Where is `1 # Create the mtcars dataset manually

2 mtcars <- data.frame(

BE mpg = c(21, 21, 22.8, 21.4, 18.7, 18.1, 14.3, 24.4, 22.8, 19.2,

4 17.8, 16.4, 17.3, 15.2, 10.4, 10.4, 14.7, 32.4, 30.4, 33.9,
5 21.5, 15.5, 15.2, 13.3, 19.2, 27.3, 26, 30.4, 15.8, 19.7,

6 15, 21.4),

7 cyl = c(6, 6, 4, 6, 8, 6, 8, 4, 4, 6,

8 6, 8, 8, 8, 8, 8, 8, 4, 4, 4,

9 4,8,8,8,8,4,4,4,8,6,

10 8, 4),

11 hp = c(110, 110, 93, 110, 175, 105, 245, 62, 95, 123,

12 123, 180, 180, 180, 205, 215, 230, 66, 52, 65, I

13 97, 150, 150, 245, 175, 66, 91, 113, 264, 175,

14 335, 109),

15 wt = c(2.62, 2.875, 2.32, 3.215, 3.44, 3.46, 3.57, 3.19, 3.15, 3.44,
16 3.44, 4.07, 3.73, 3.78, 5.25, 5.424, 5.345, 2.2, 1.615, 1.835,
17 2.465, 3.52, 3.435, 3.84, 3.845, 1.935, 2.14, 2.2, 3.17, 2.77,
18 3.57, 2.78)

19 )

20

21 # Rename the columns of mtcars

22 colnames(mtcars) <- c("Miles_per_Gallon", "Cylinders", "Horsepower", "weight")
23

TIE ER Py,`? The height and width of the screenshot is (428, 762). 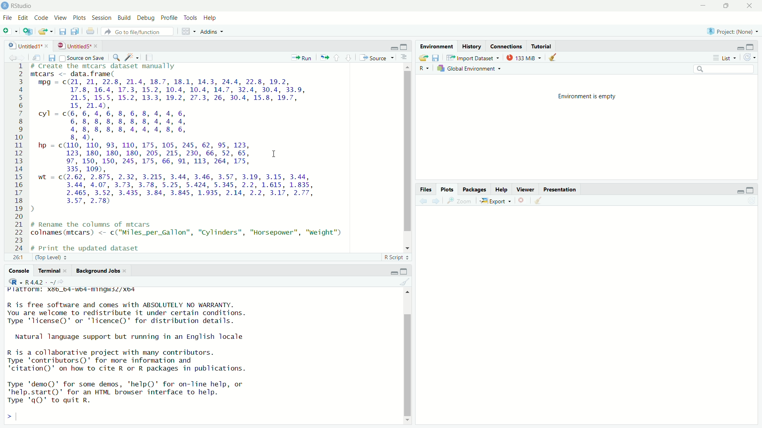
1 # Create the mtcars dataset manually

2 mtcars <- data.frame(

BE mpg = c(21, 21, 22.8, 21.4, 18.7, 18.1, 14.3, 24.4, 22.8, 19.2,

4 17.8, 16.4, 17.3, 15.2, 10.4, 10.4, 14.7, 32.4, 30.4, 33.9,
5 21.5, 15.5, 15.2, 13.3, 19.2, 27.3, 26, 30.4, 15.8, 19.7,

6 15, 21.4),

7 cyl = c(6, 6, 4, 6, 8, 6, 8, 4, 4, 6,

8 6, 8, 8, 8, 8, 8, 8, 4, 4, 4,

9 4,8,8,8,8,4,4,4,8,6,

10 8, 4),

11 hp = c(110, 110, 93, 110, 175, 105, 245, 62, 95, 123,

12 123, 180, 180, 180, 205, 215, 230, 66, 52, 65, I

13 97, 150, 150, 245, 175, 66, 91, 113, 264, 175,

14 335, 109),

15 wt = c(2.62, 2.875, 2.32, 3.215, 3.44, 3.46, 3.57, 3.19, 3.15, 3.44,
16 3.44, 4.07, 3.73, 3.78, 5.25, 5.424, 5.345, 2.2, 1.615, 1.835,
17 2.465, 3.52, 3.435, 3.84, 3.845, 1.935, 2.14, 2.2, 3.17, 2.77,
18 3.57, 2.78)

19 )

20

21 # Rename the columns of mtcars

22 colnames(mtcars) <- c("Miles_per_Gallon", "Cylinders", "Horsepower", "weight")
23

TIE ER Py, is located at coordinates (194, 156).